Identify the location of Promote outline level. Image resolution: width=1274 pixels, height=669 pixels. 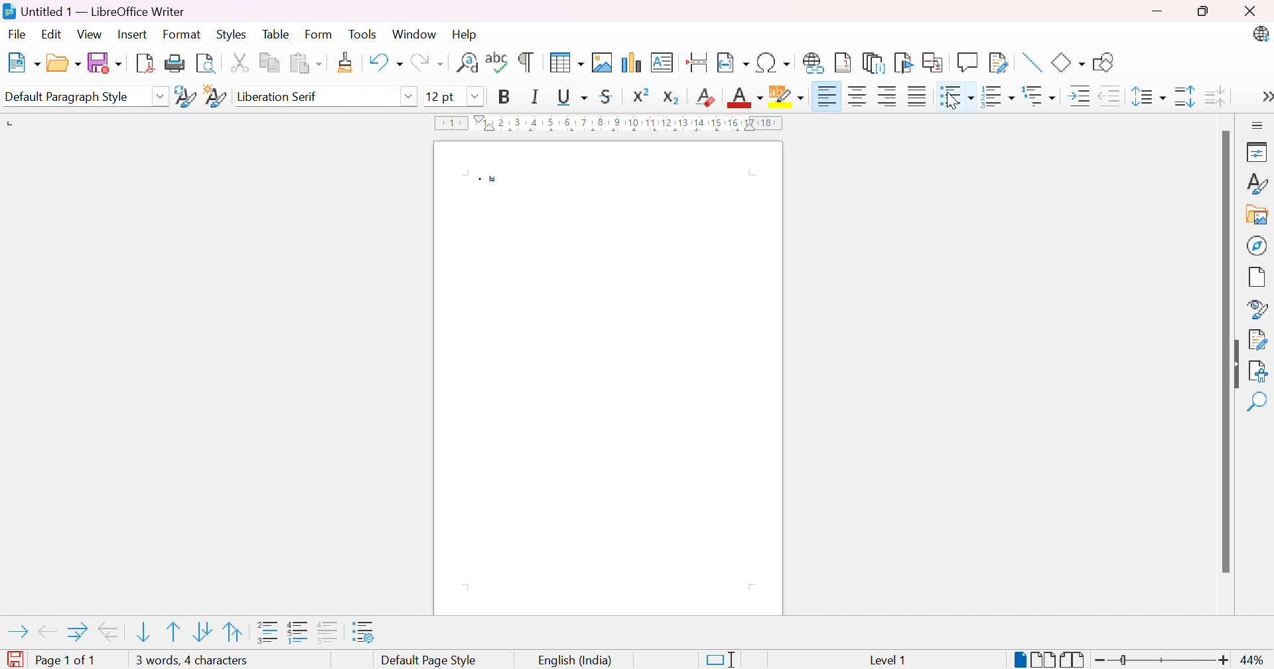
(46, 631).